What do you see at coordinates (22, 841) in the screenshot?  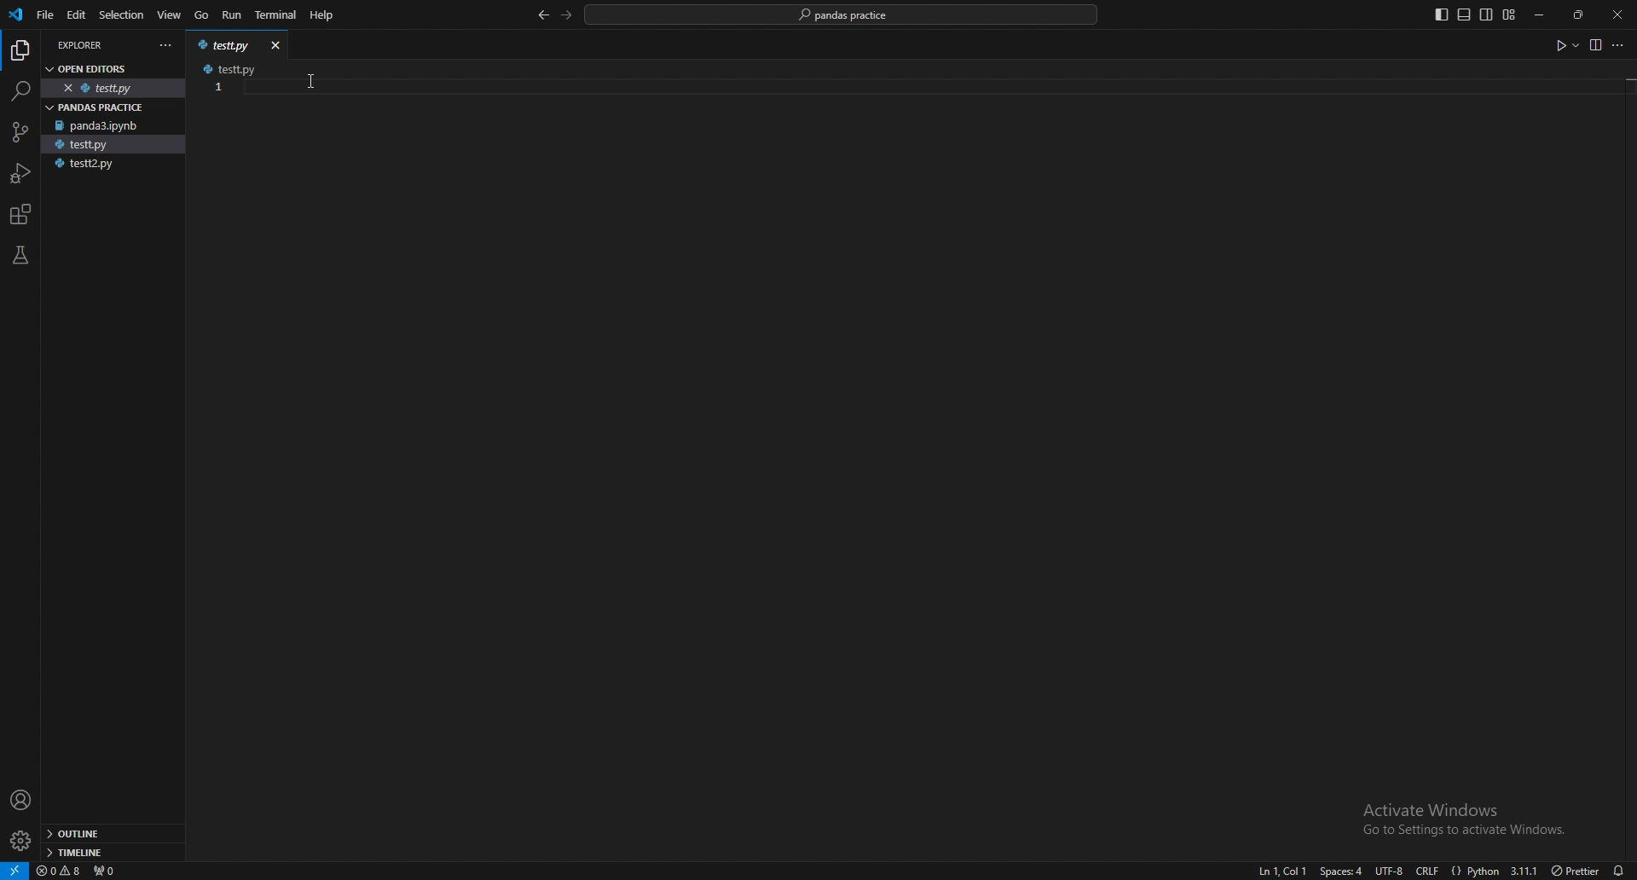 I see `settings` at bounding box center [22, 841].